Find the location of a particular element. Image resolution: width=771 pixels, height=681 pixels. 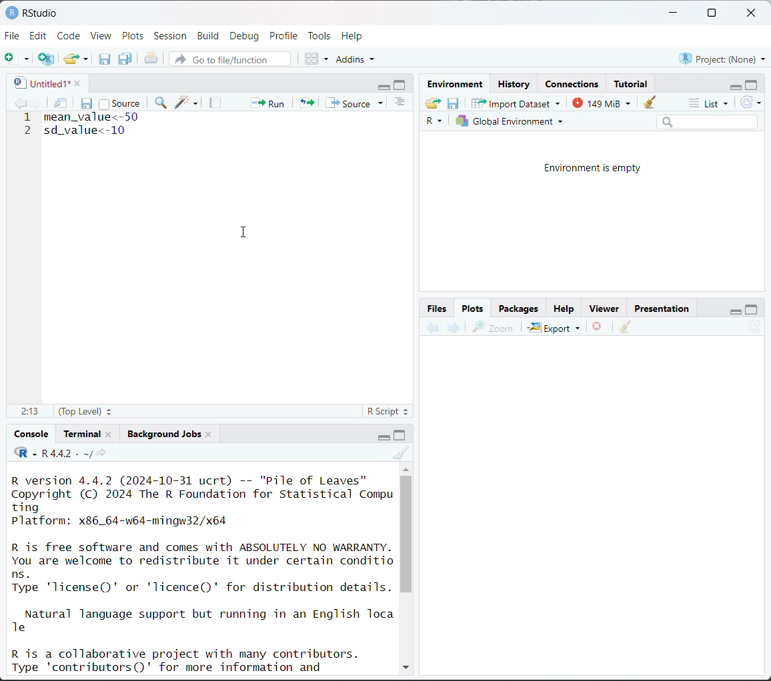

Project:(None) is located at coordinates (722, 57).